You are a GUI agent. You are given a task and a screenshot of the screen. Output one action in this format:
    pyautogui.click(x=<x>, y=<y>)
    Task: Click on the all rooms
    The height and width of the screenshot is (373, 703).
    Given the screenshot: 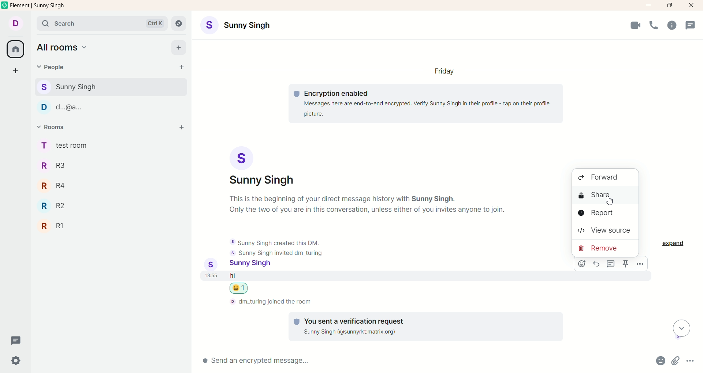 What is the action you would take?
    pyautogui.click(x=14, y=50)
    